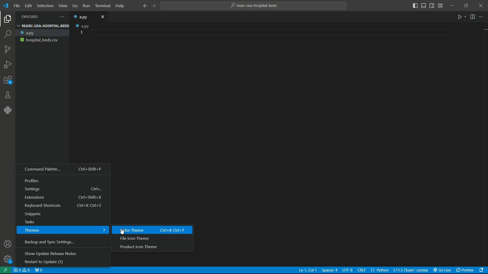 The width and height of the screenshot is (488, 274). I want to click on cursor, so click(123, 231).